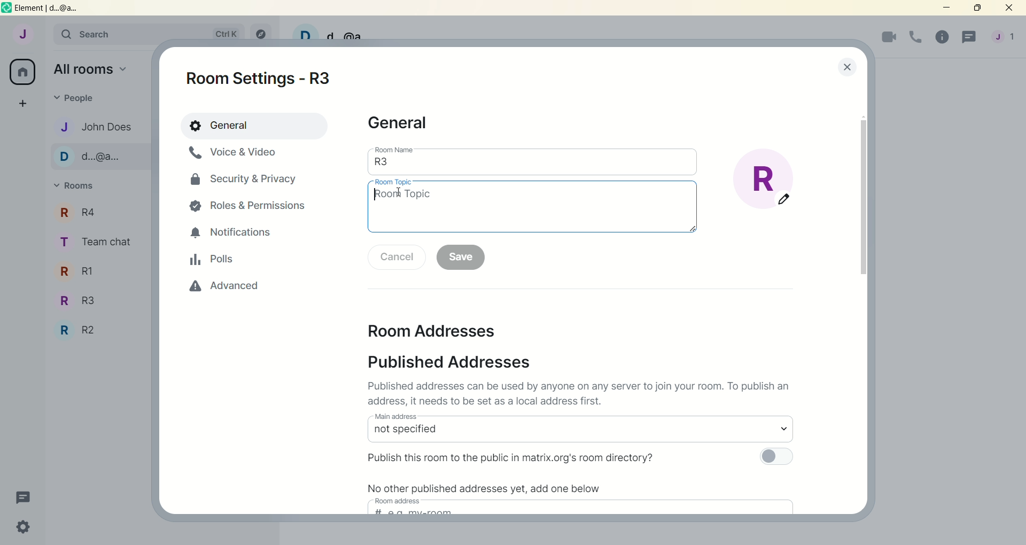 Image resolution: width=1026 pixels, height=545 pixels. Describe the element at coordinates (484, 488) in the screenshot. I see `No other published addresses yet, add one below` at that location.